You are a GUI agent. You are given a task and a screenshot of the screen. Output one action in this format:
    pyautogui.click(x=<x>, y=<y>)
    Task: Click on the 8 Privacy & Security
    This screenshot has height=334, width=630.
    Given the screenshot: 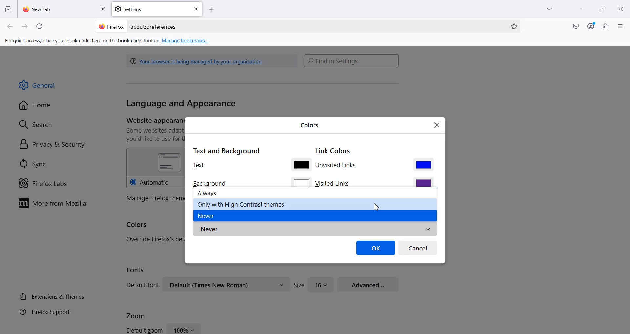 What is the action you would take?
    pyautogui.click(x=52, y=145)
    